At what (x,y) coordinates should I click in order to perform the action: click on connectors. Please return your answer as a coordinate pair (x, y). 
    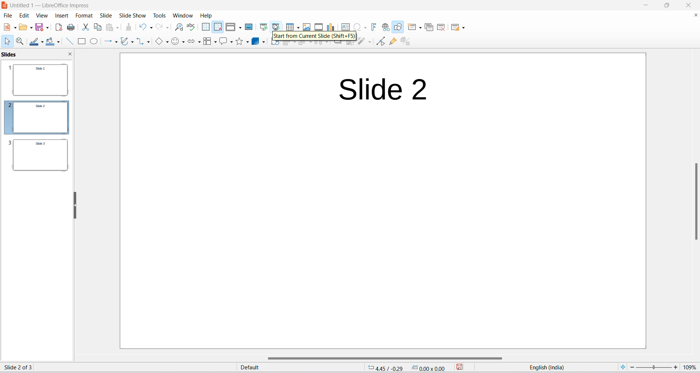
    Looking at the image, I should click on (139, 43).